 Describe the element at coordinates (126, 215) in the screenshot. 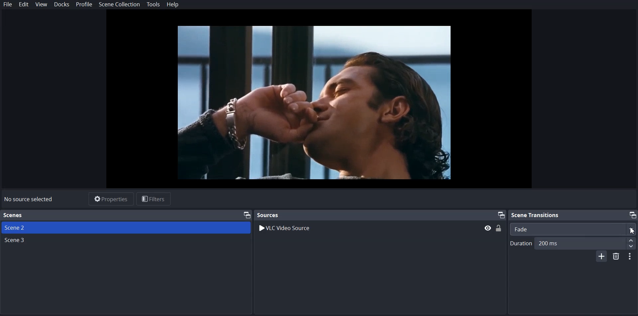

I see `Text 1` at that location.